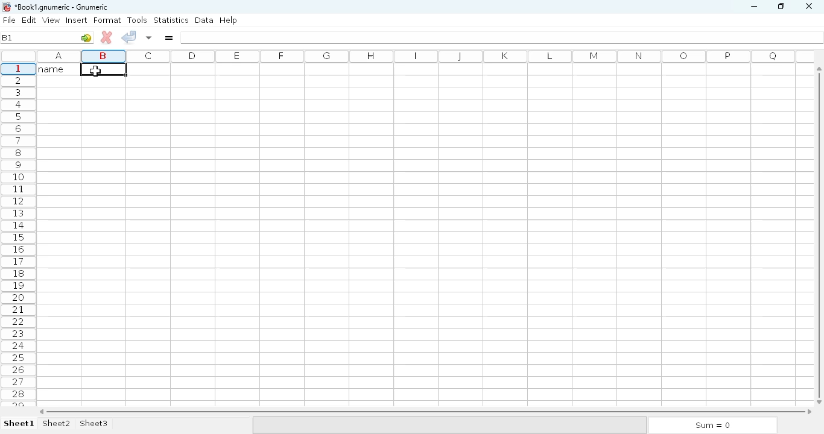 Image resolution: width=824 pixels, height=434 pixels. I want to click on format, so click(107, 20).